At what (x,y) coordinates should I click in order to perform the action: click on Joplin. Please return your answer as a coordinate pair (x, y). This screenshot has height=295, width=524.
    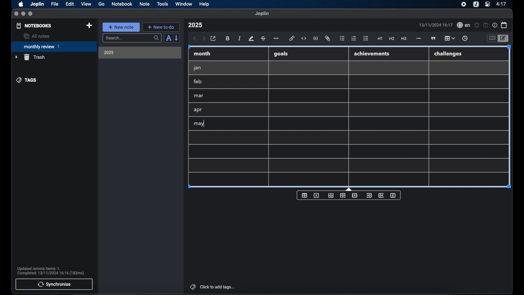
    Looking at the image, I should click on (38, 4).